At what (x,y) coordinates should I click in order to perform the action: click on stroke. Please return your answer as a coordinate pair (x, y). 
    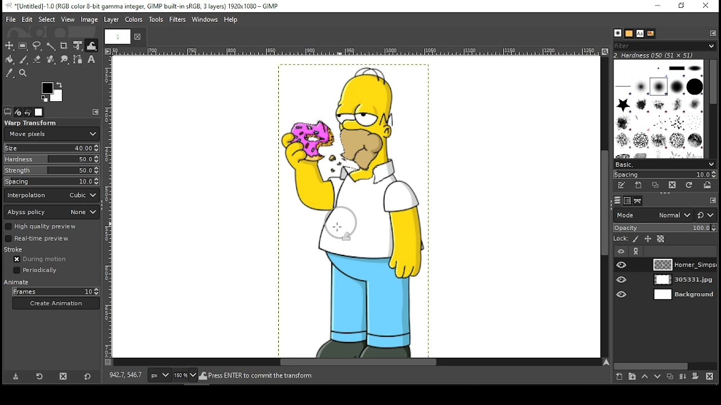
    Looking at the image, I should click on (20, 250).